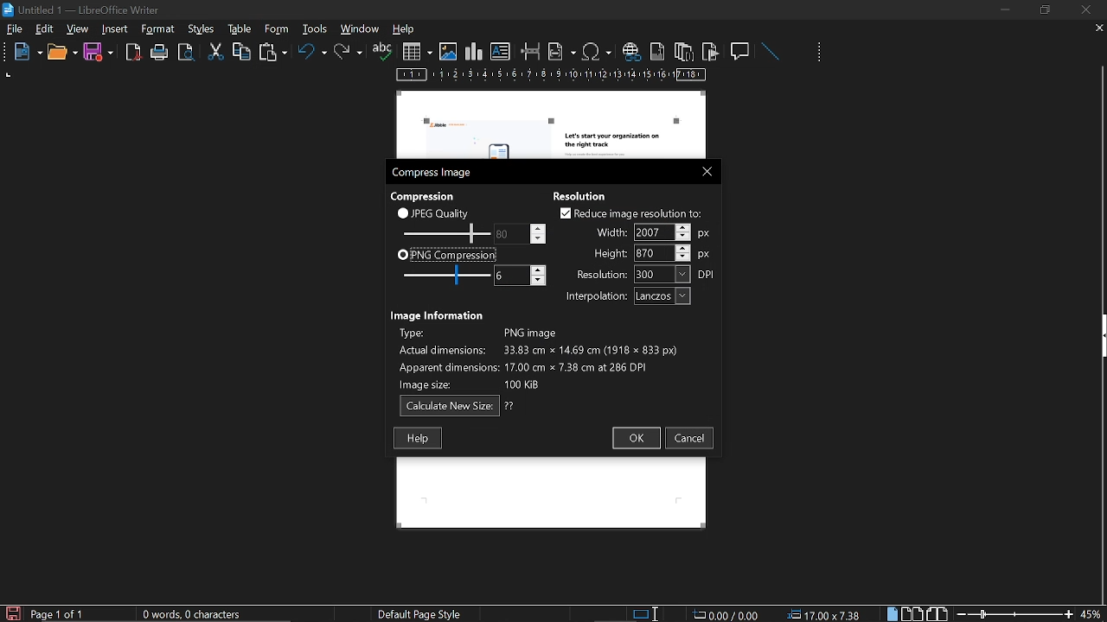 This screenshot has width=1107, height=622. What do you see at coordinates (552, 76) in the screenshot?
I see `scale` at bounding box center [552, 76].